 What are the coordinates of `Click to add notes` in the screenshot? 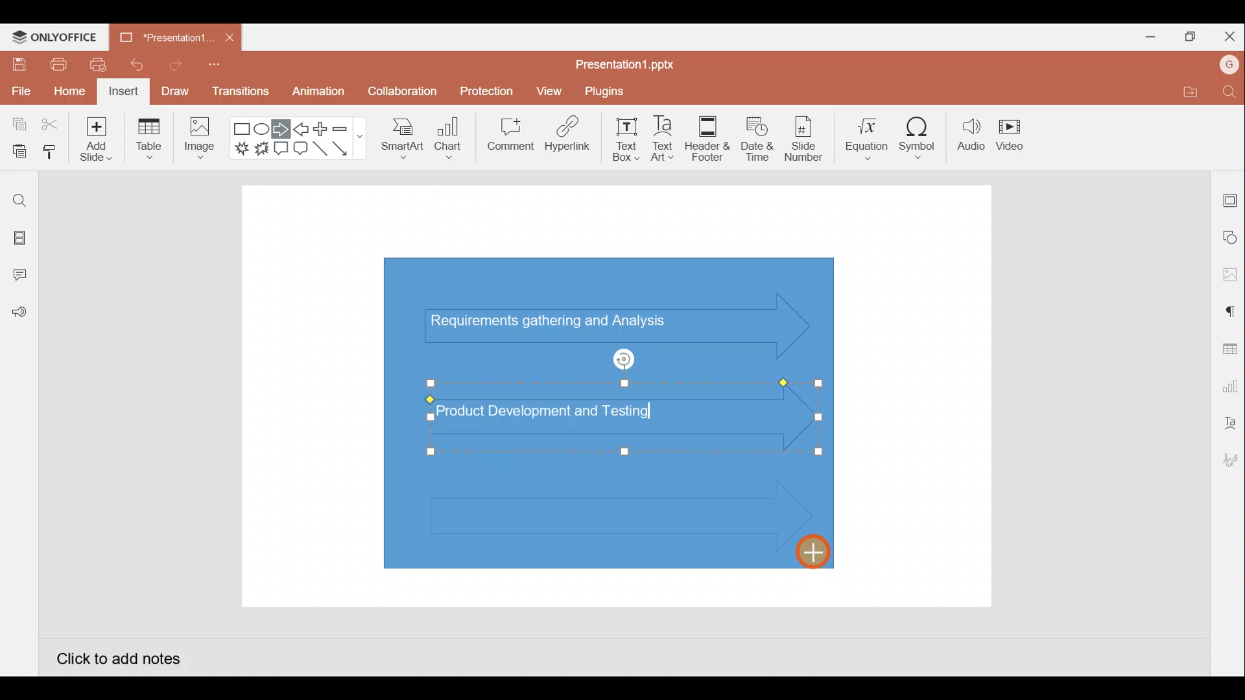 It's located at (118, 657).